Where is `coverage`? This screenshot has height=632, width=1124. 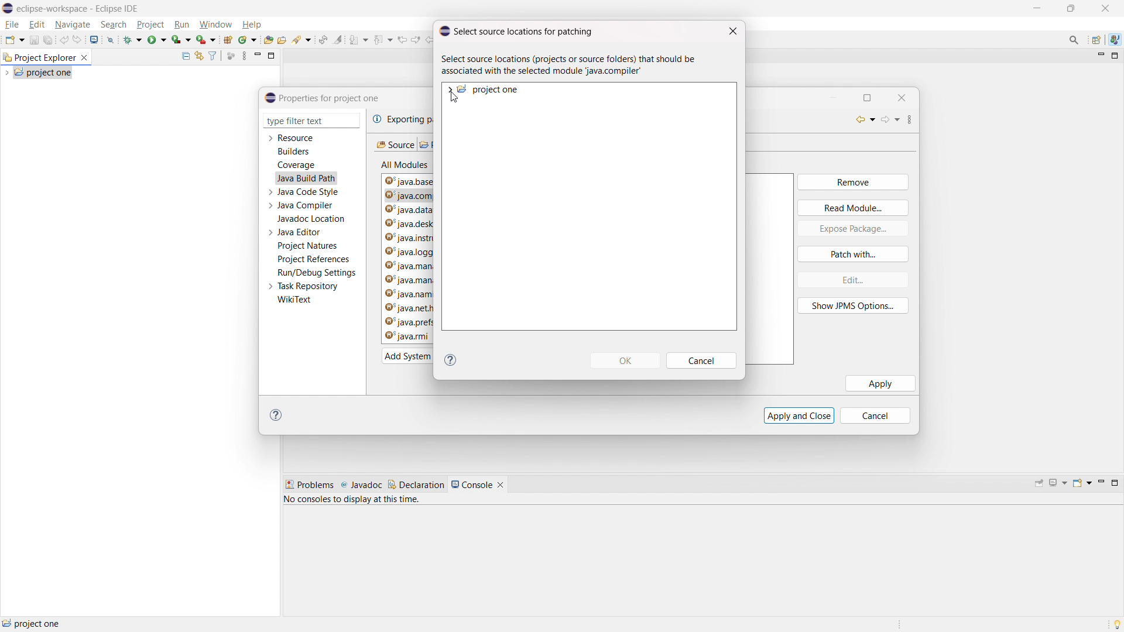
coverage is located at coordinates (296, 165).